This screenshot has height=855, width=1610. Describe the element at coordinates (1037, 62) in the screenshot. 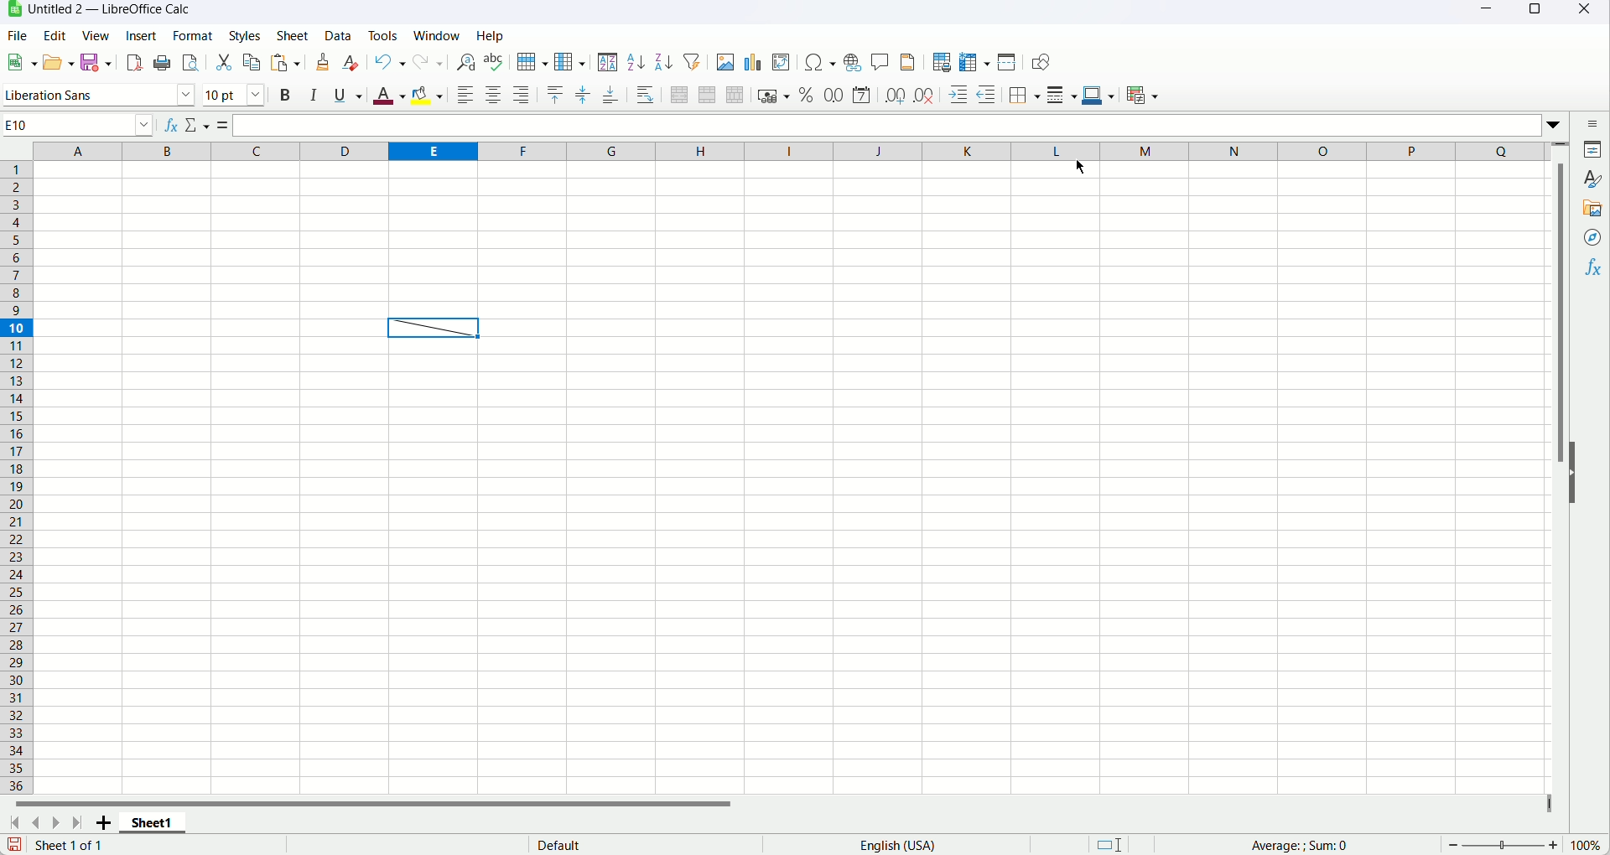

I see `Show draw functions` at that location.